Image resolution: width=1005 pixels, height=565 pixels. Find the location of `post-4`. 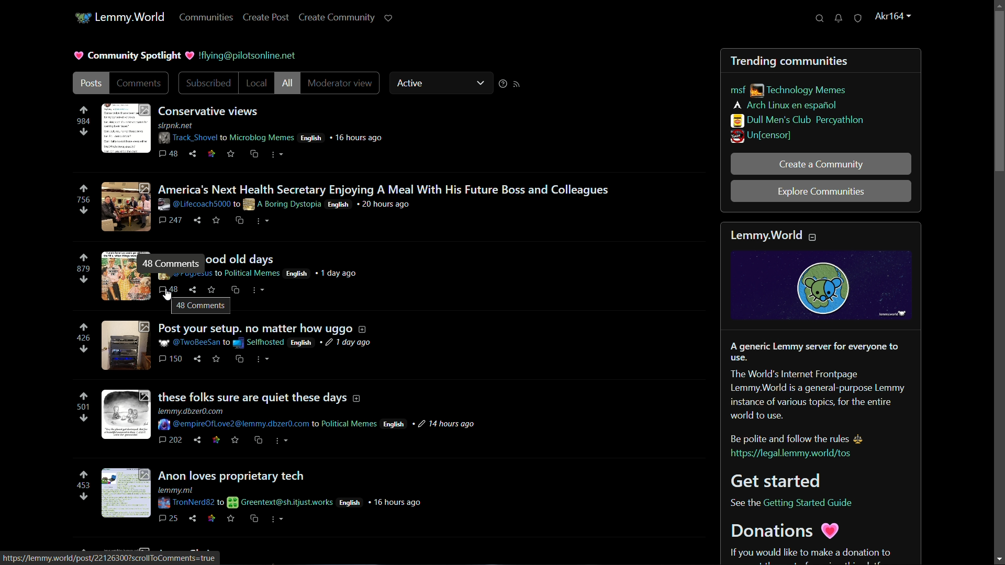

post-4 is located at coordinates (236, 346).